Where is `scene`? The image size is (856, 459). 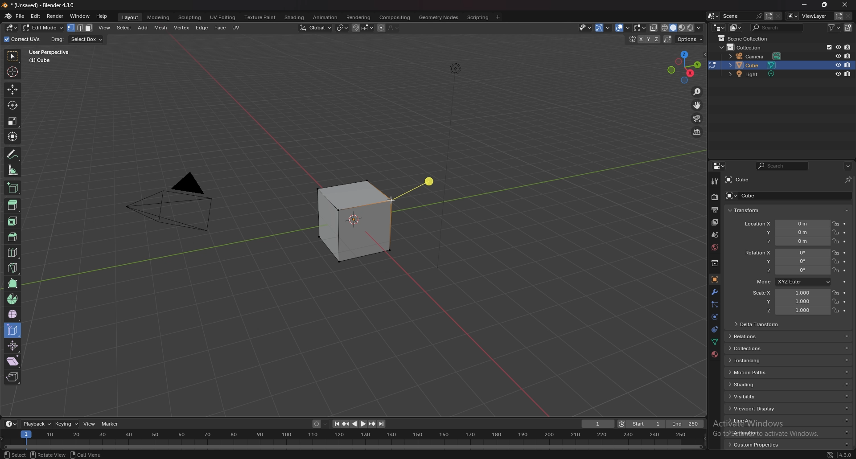
scene is located at coordinates (742, 15).